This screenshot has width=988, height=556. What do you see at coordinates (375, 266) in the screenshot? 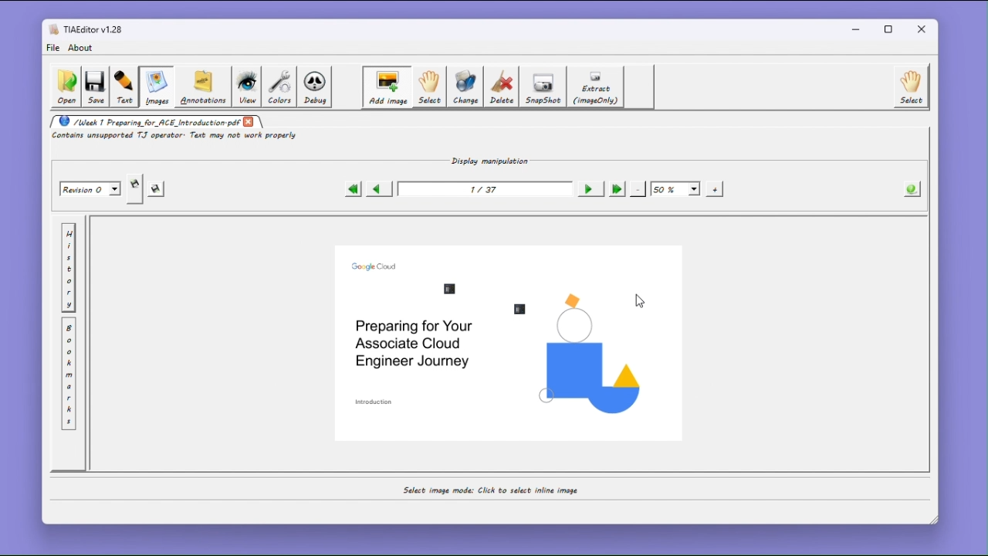
I see `google cloud` at bounding box center [375, 266].